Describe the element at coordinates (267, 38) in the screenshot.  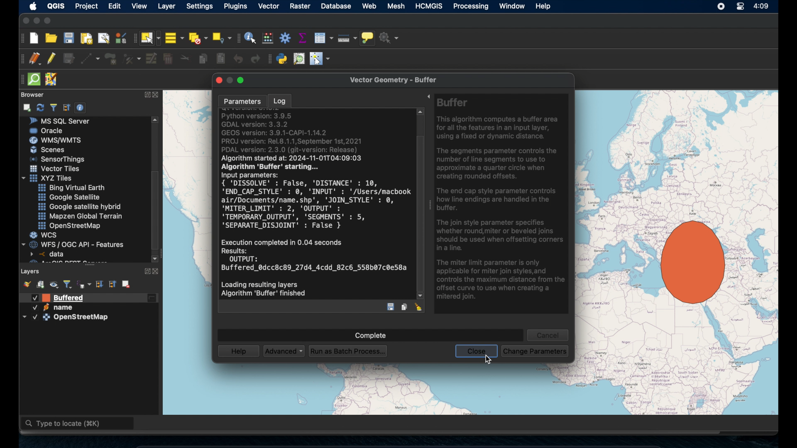
I see `open field calculator` at that location.